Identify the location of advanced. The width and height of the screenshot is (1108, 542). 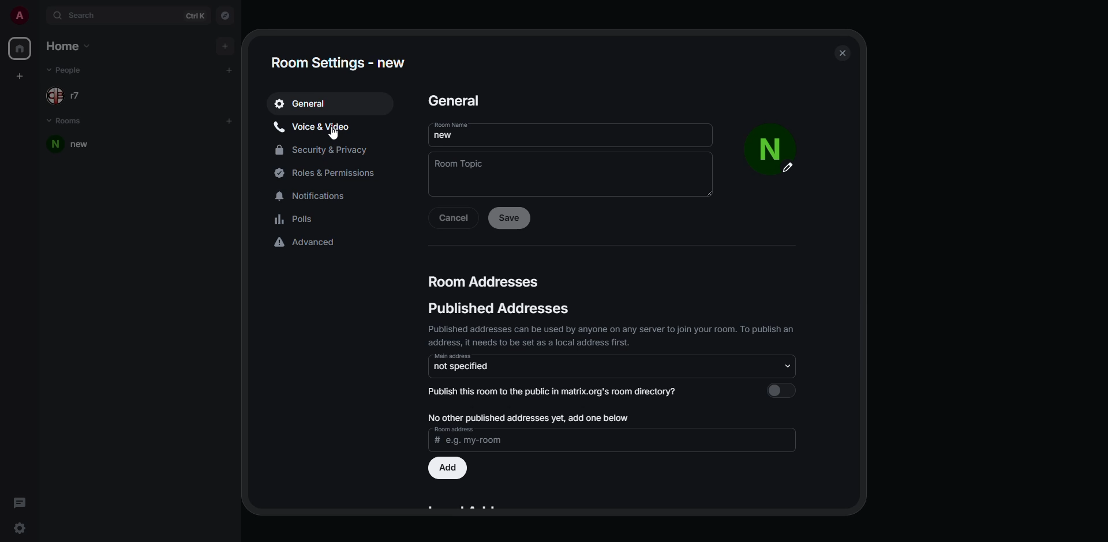
(308, 243).